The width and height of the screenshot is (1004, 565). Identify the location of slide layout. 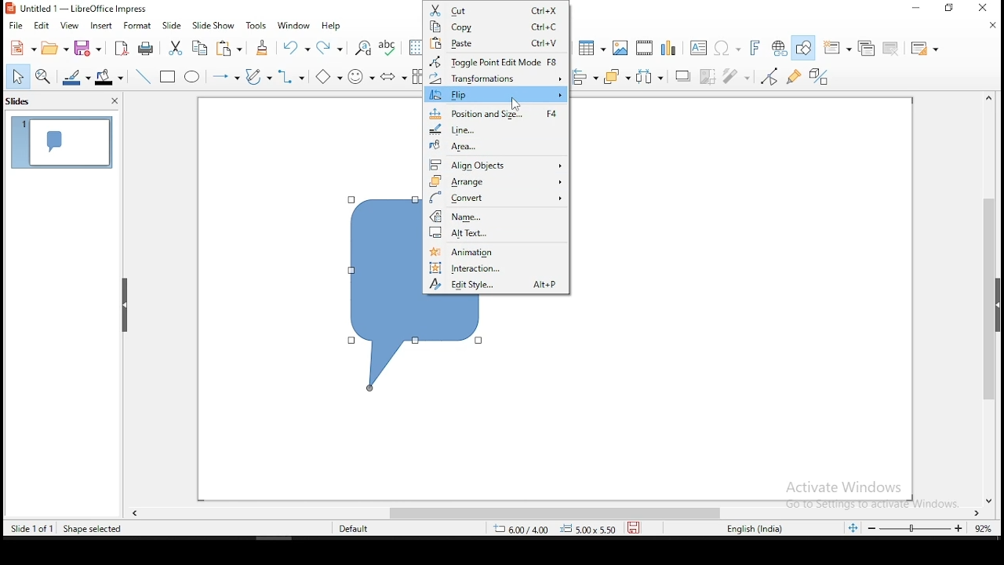
(922, 46).